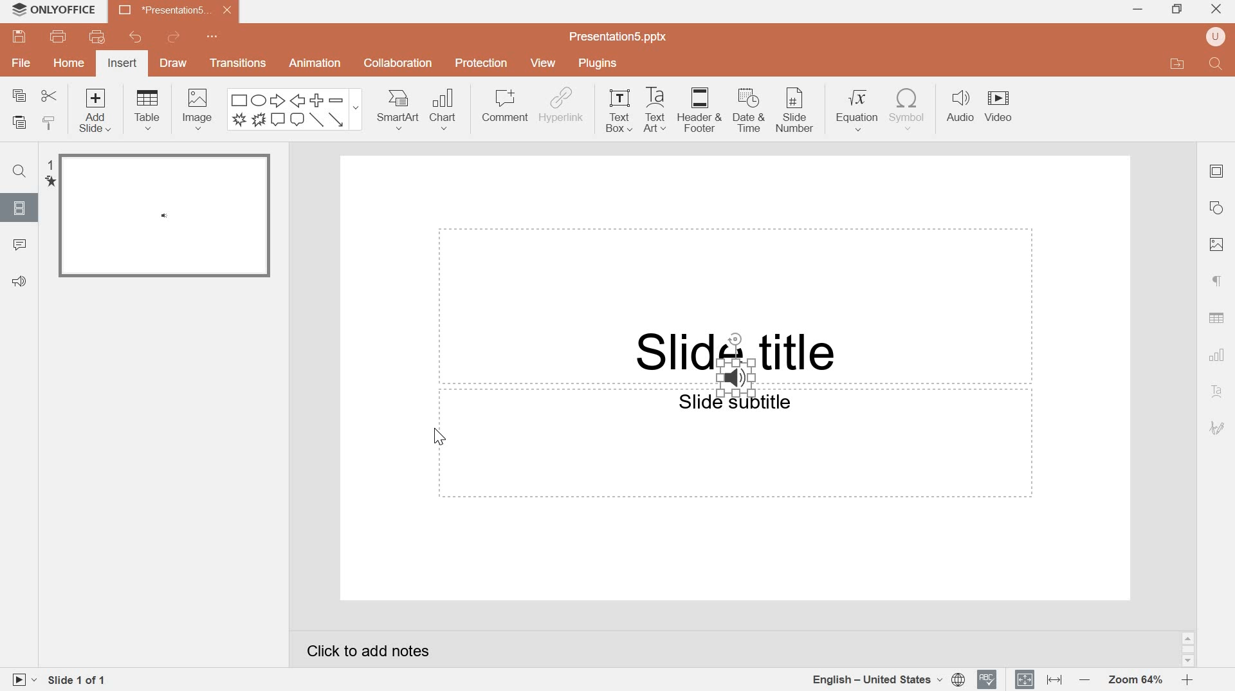 The height and width of the screenshot is (691, 1235). I want to click on Video, so click(998, 98).